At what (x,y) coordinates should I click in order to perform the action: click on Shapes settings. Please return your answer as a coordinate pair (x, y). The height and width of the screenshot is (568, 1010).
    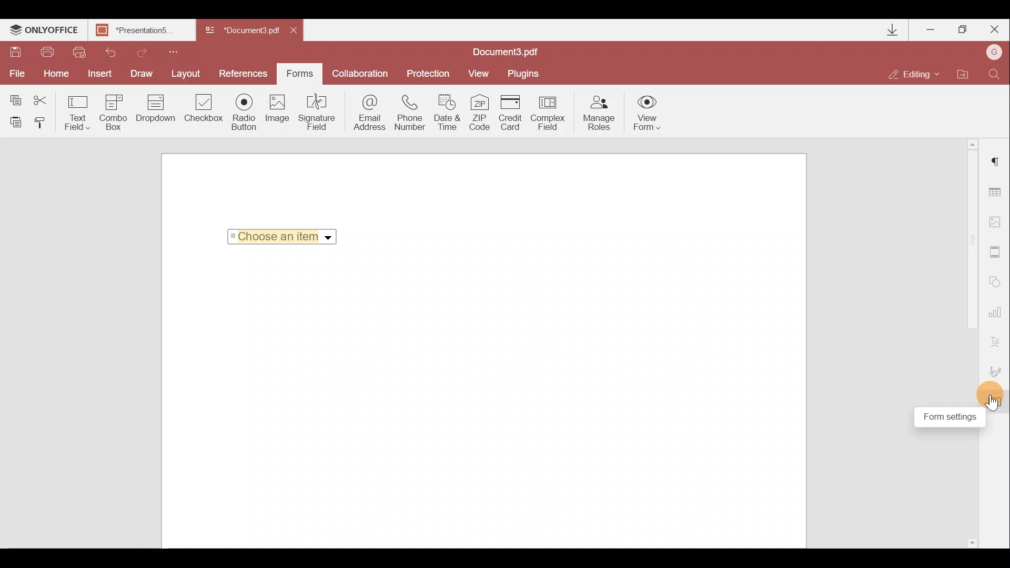
    Looking at the image, I should click on (997, 284).